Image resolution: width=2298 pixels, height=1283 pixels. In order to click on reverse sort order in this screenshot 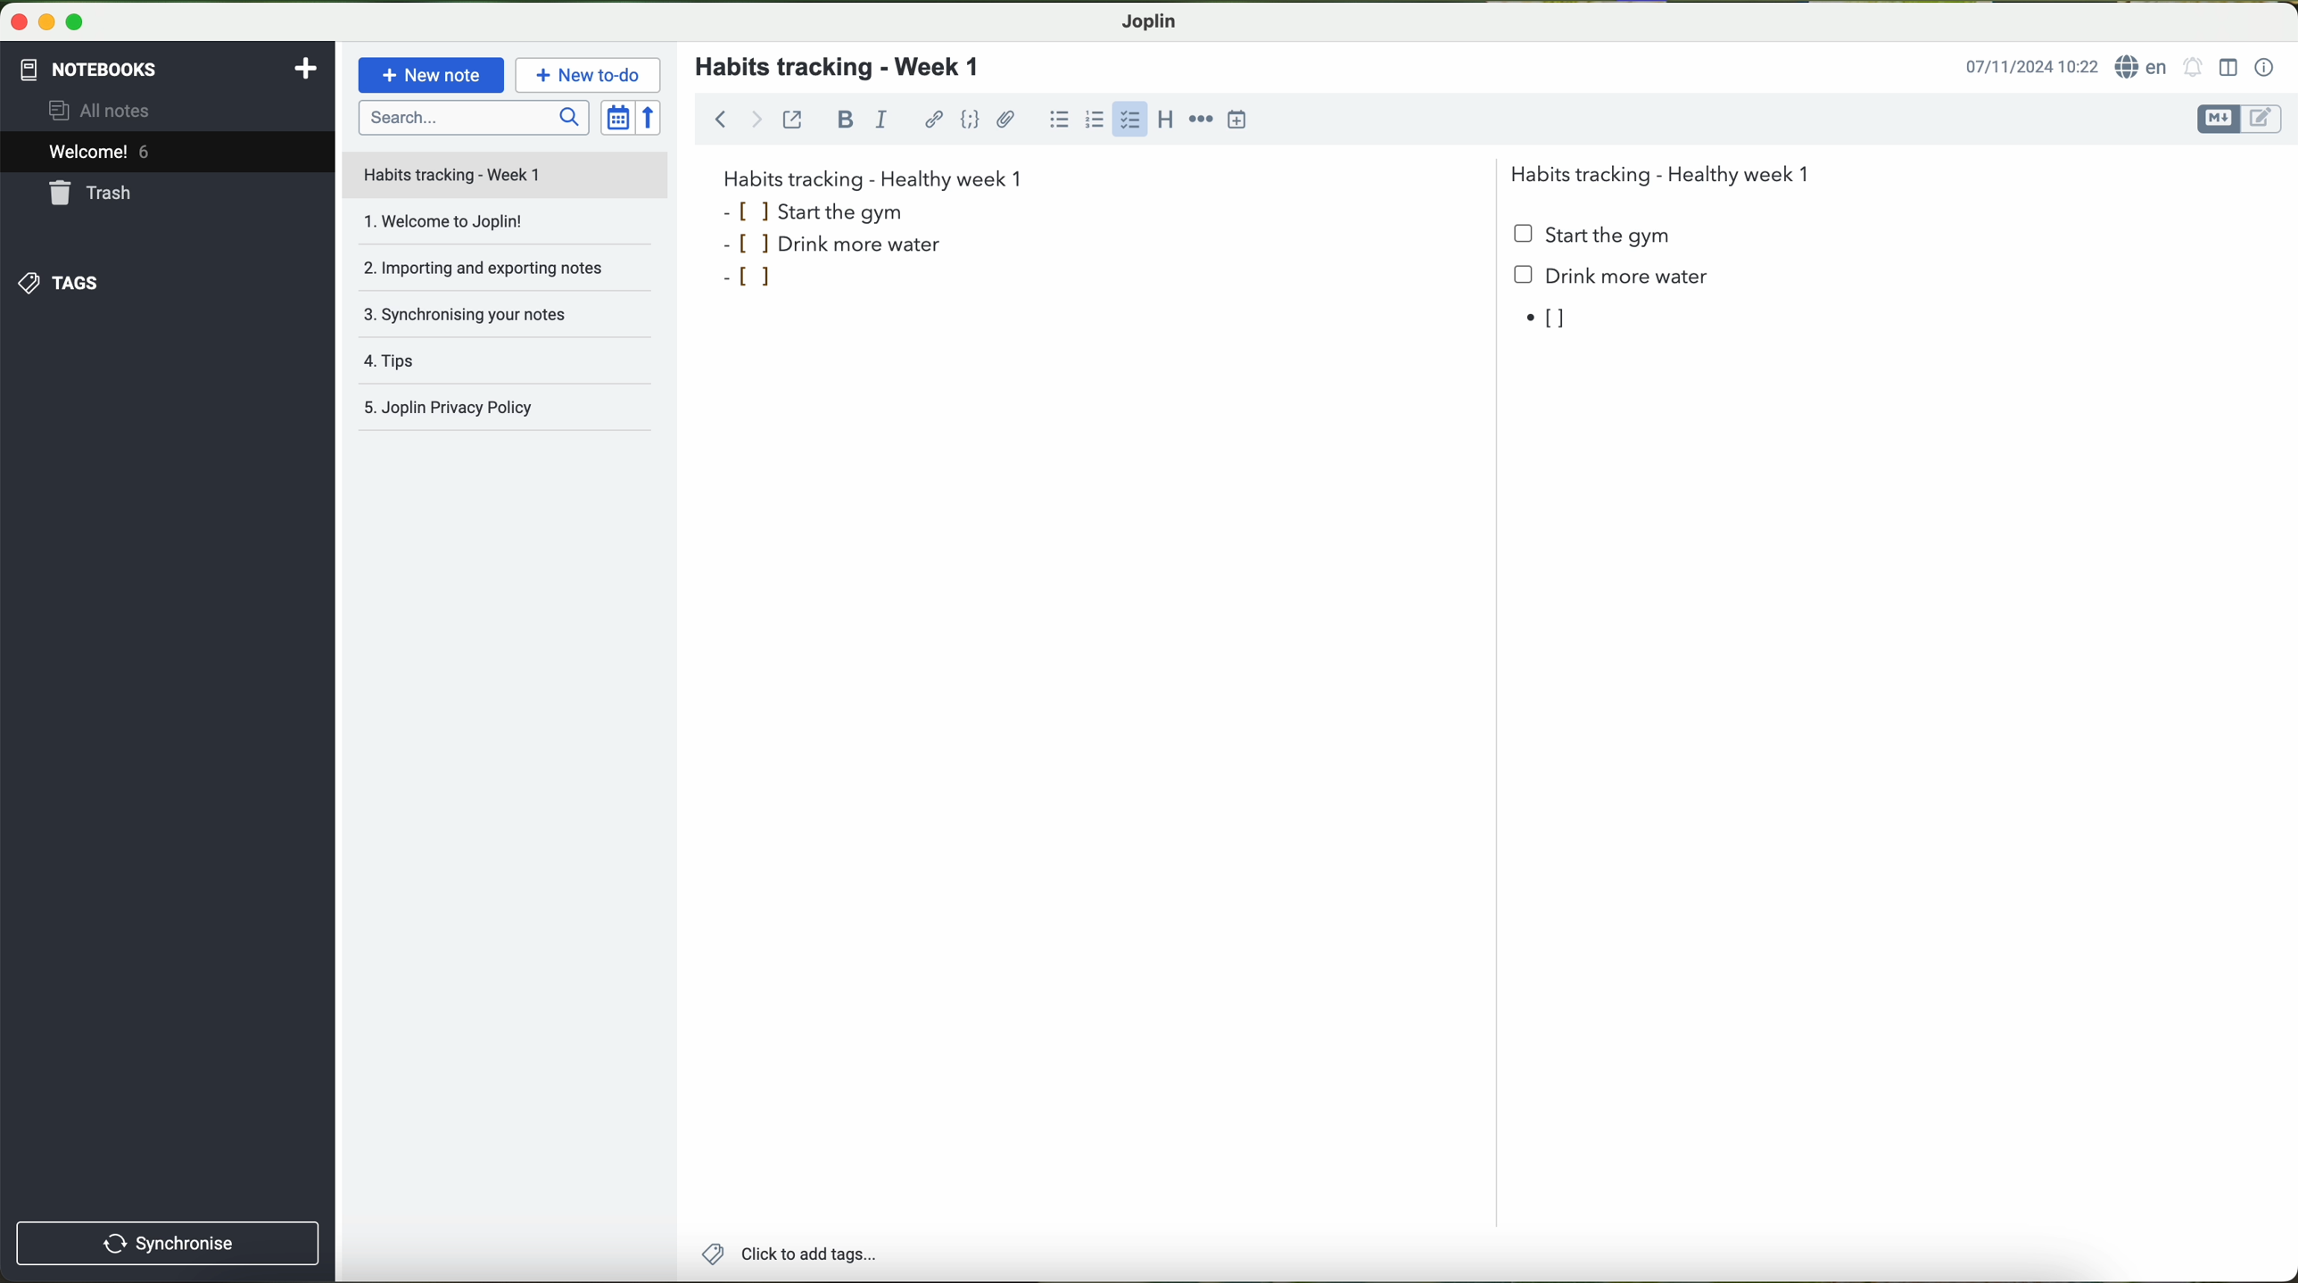, I will do `click(650, 117)`.